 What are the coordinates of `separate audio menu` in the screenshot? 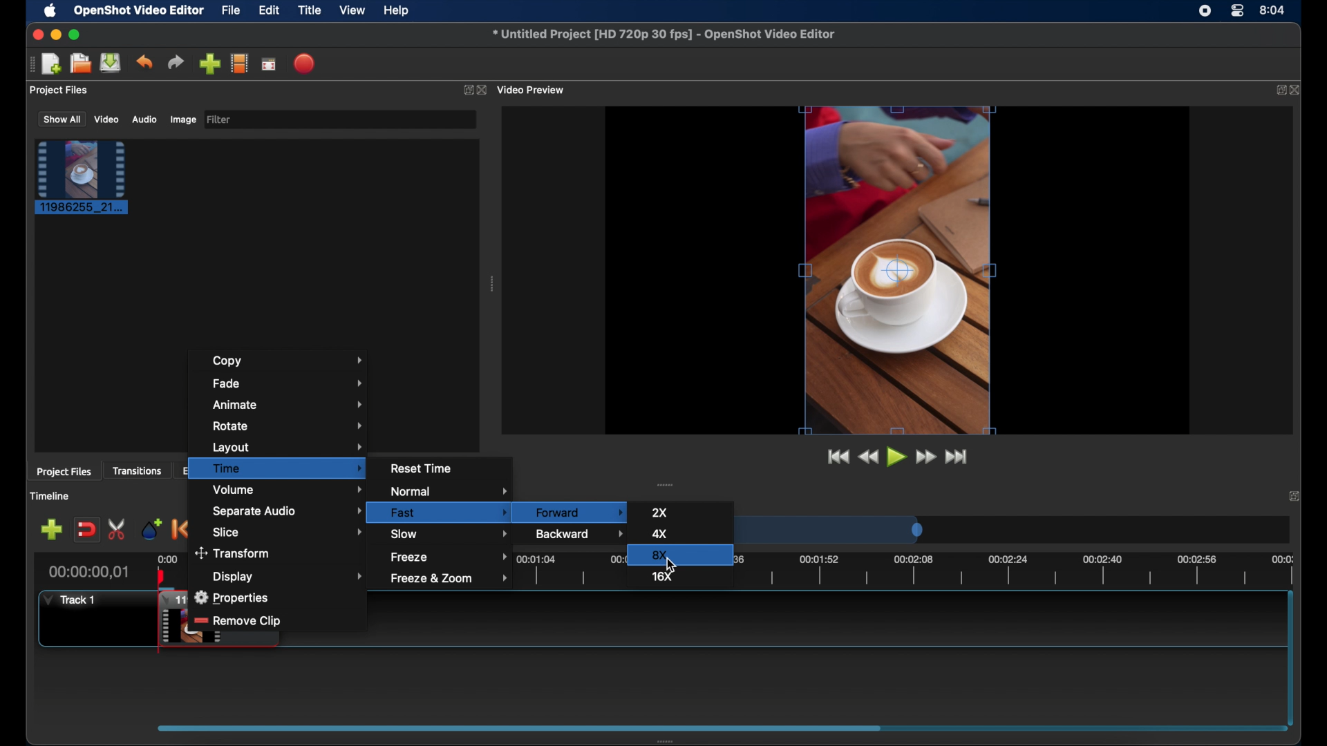 It's located at (290, 510).